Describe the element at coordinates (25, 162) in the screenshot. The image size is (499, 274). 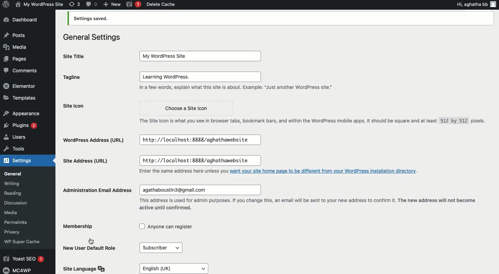
I see `Settings` at that location.